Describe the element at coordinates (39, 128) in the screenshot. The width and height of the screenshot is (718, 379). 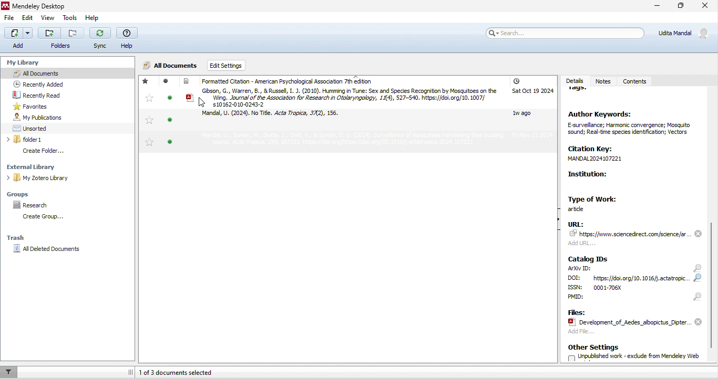
I see `unsorted` at that location.